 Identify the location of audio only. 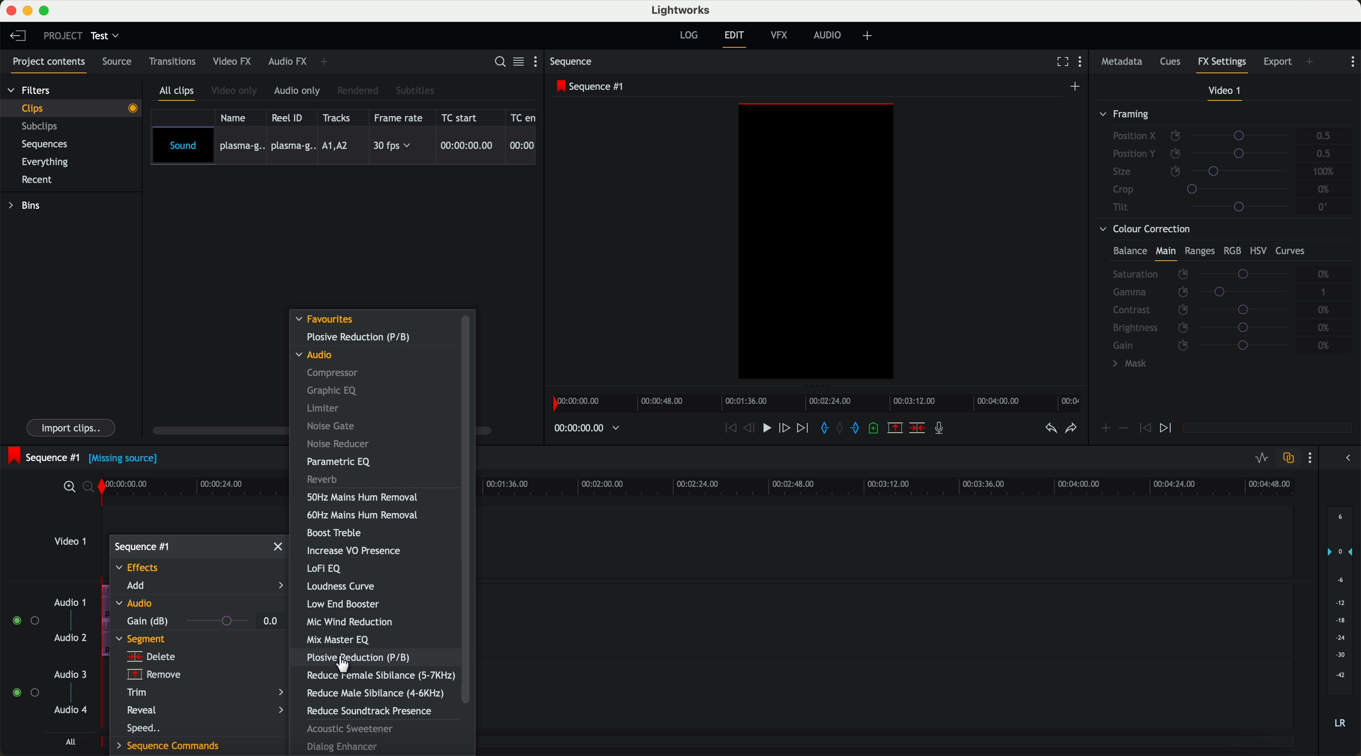
(299, 91).